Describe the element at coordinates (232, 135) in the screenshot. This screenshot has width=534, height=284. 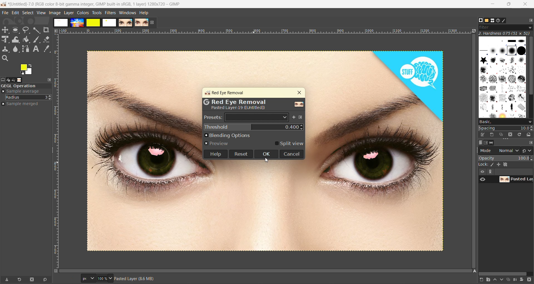
I see `blending options` at that location.